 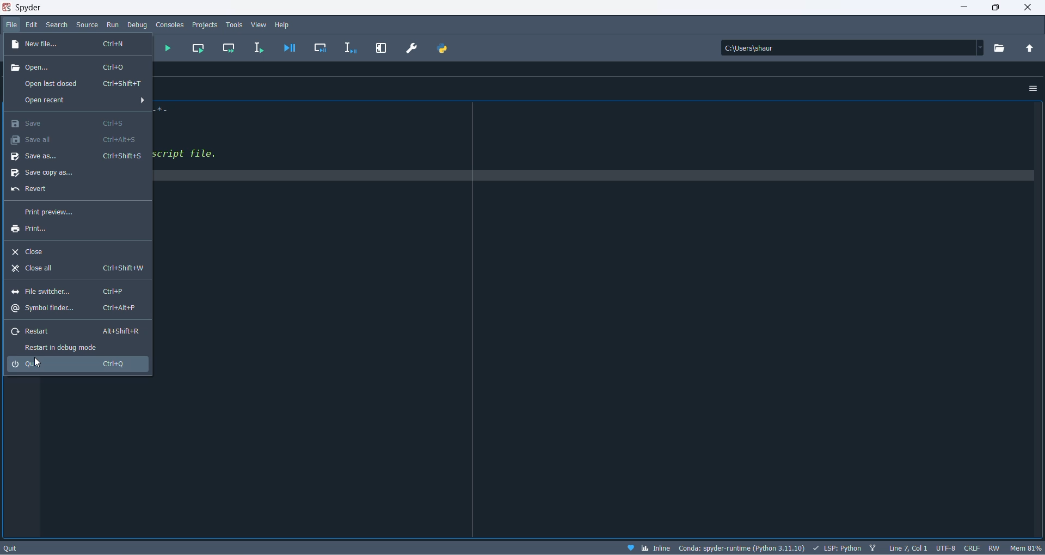 What do you see at coordinates (77, 140) in the screenshot?
I see `save all` at bounding box center [77, 140].